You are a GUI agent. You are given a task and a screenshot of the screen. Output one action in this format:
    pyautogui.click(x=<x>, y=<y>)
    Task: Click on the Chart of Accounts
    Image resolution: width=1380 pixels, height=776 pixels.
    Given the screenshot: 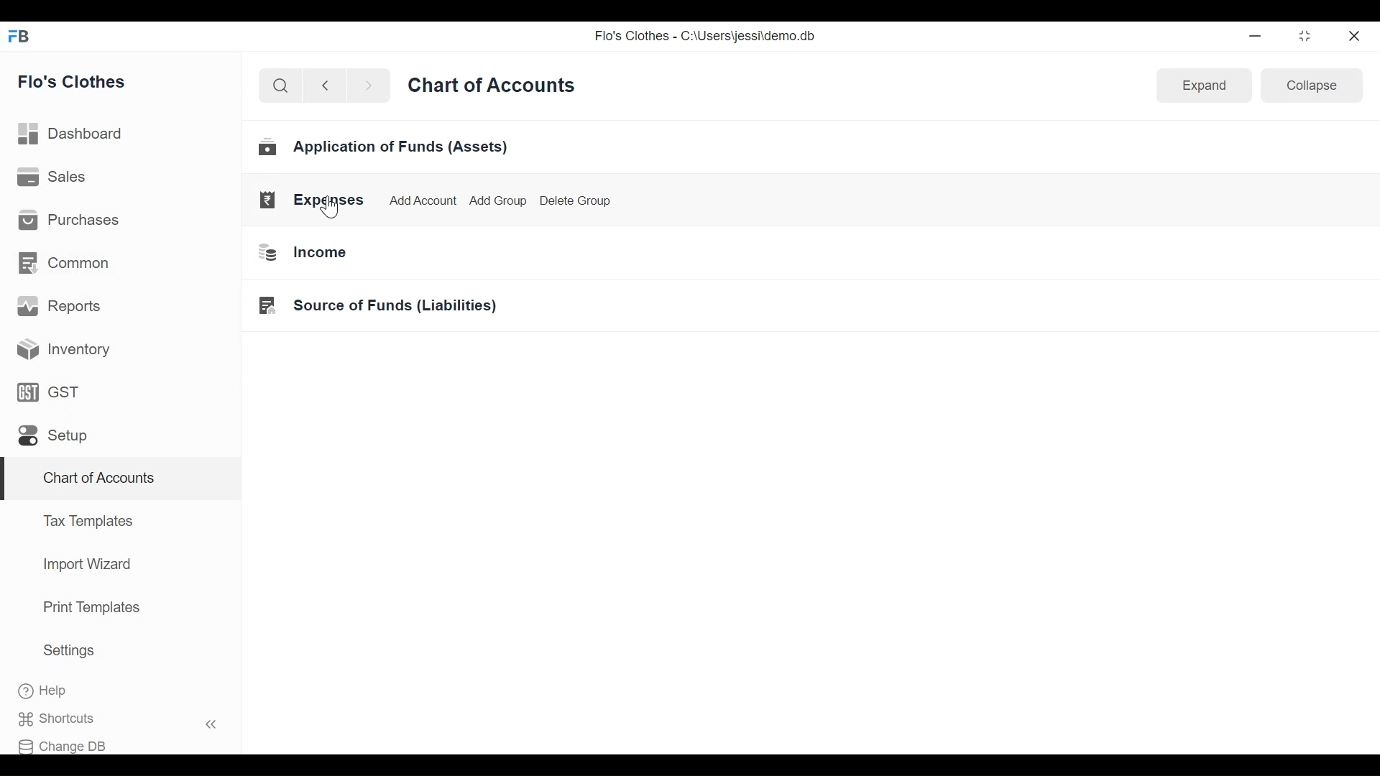 What is the action you would take?
    pyautogui.click(x=494, y=90)
    